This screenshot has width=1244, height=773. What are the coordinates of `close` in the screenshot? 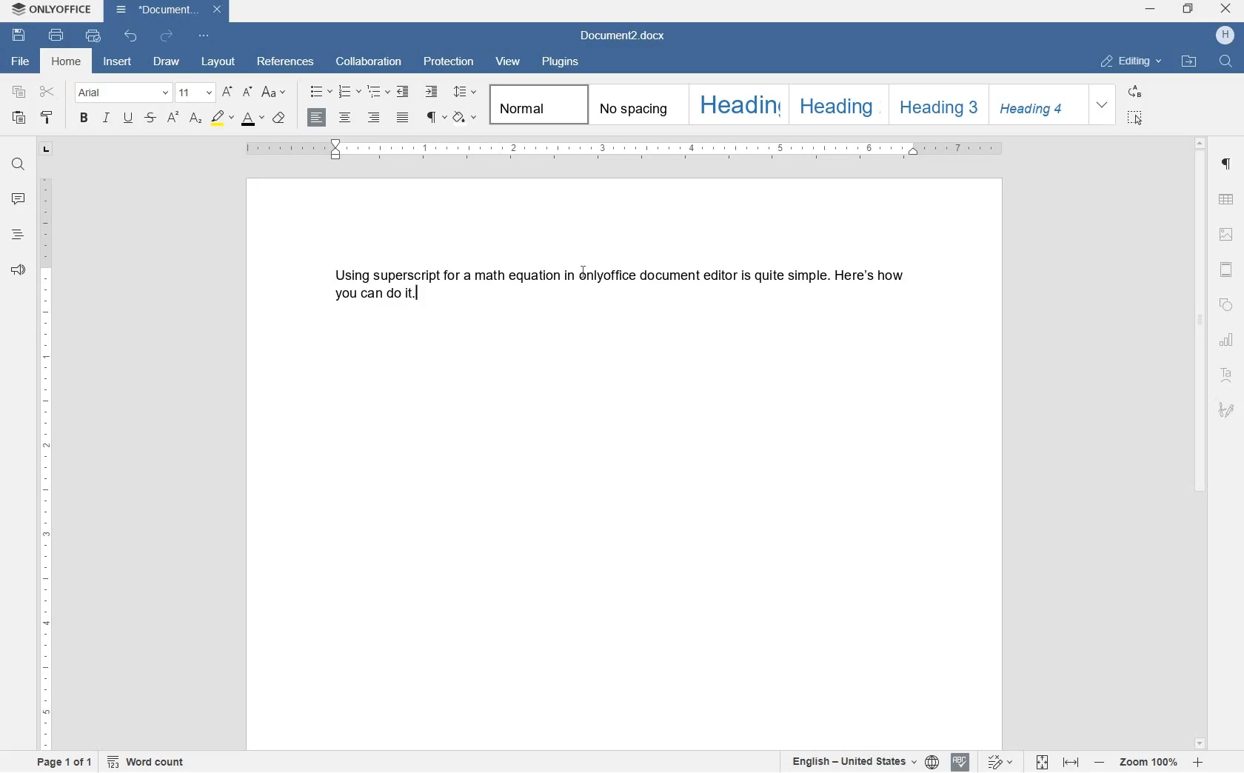 It's located at (1225, 9).